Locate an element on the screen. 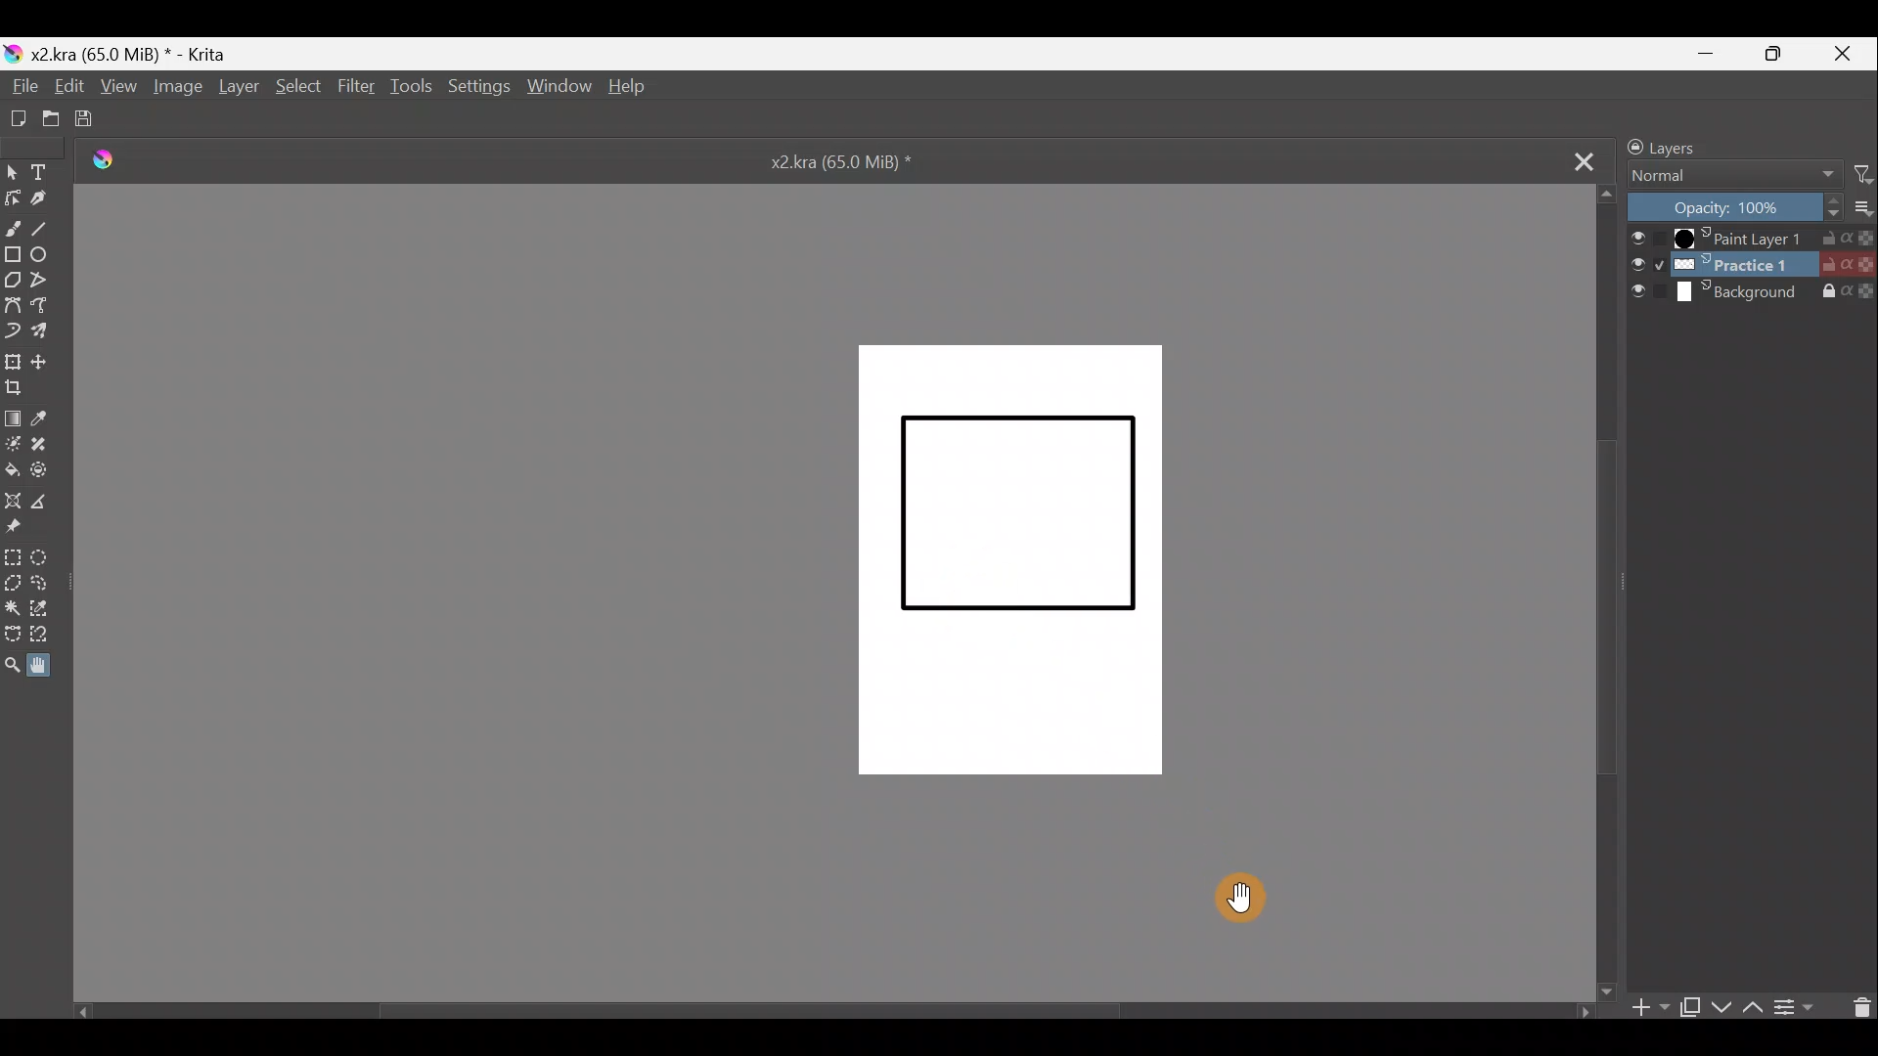 The height and width of the screenshot is (1056, 1878). Delete a layer is located at coordinates (1856, 1006).